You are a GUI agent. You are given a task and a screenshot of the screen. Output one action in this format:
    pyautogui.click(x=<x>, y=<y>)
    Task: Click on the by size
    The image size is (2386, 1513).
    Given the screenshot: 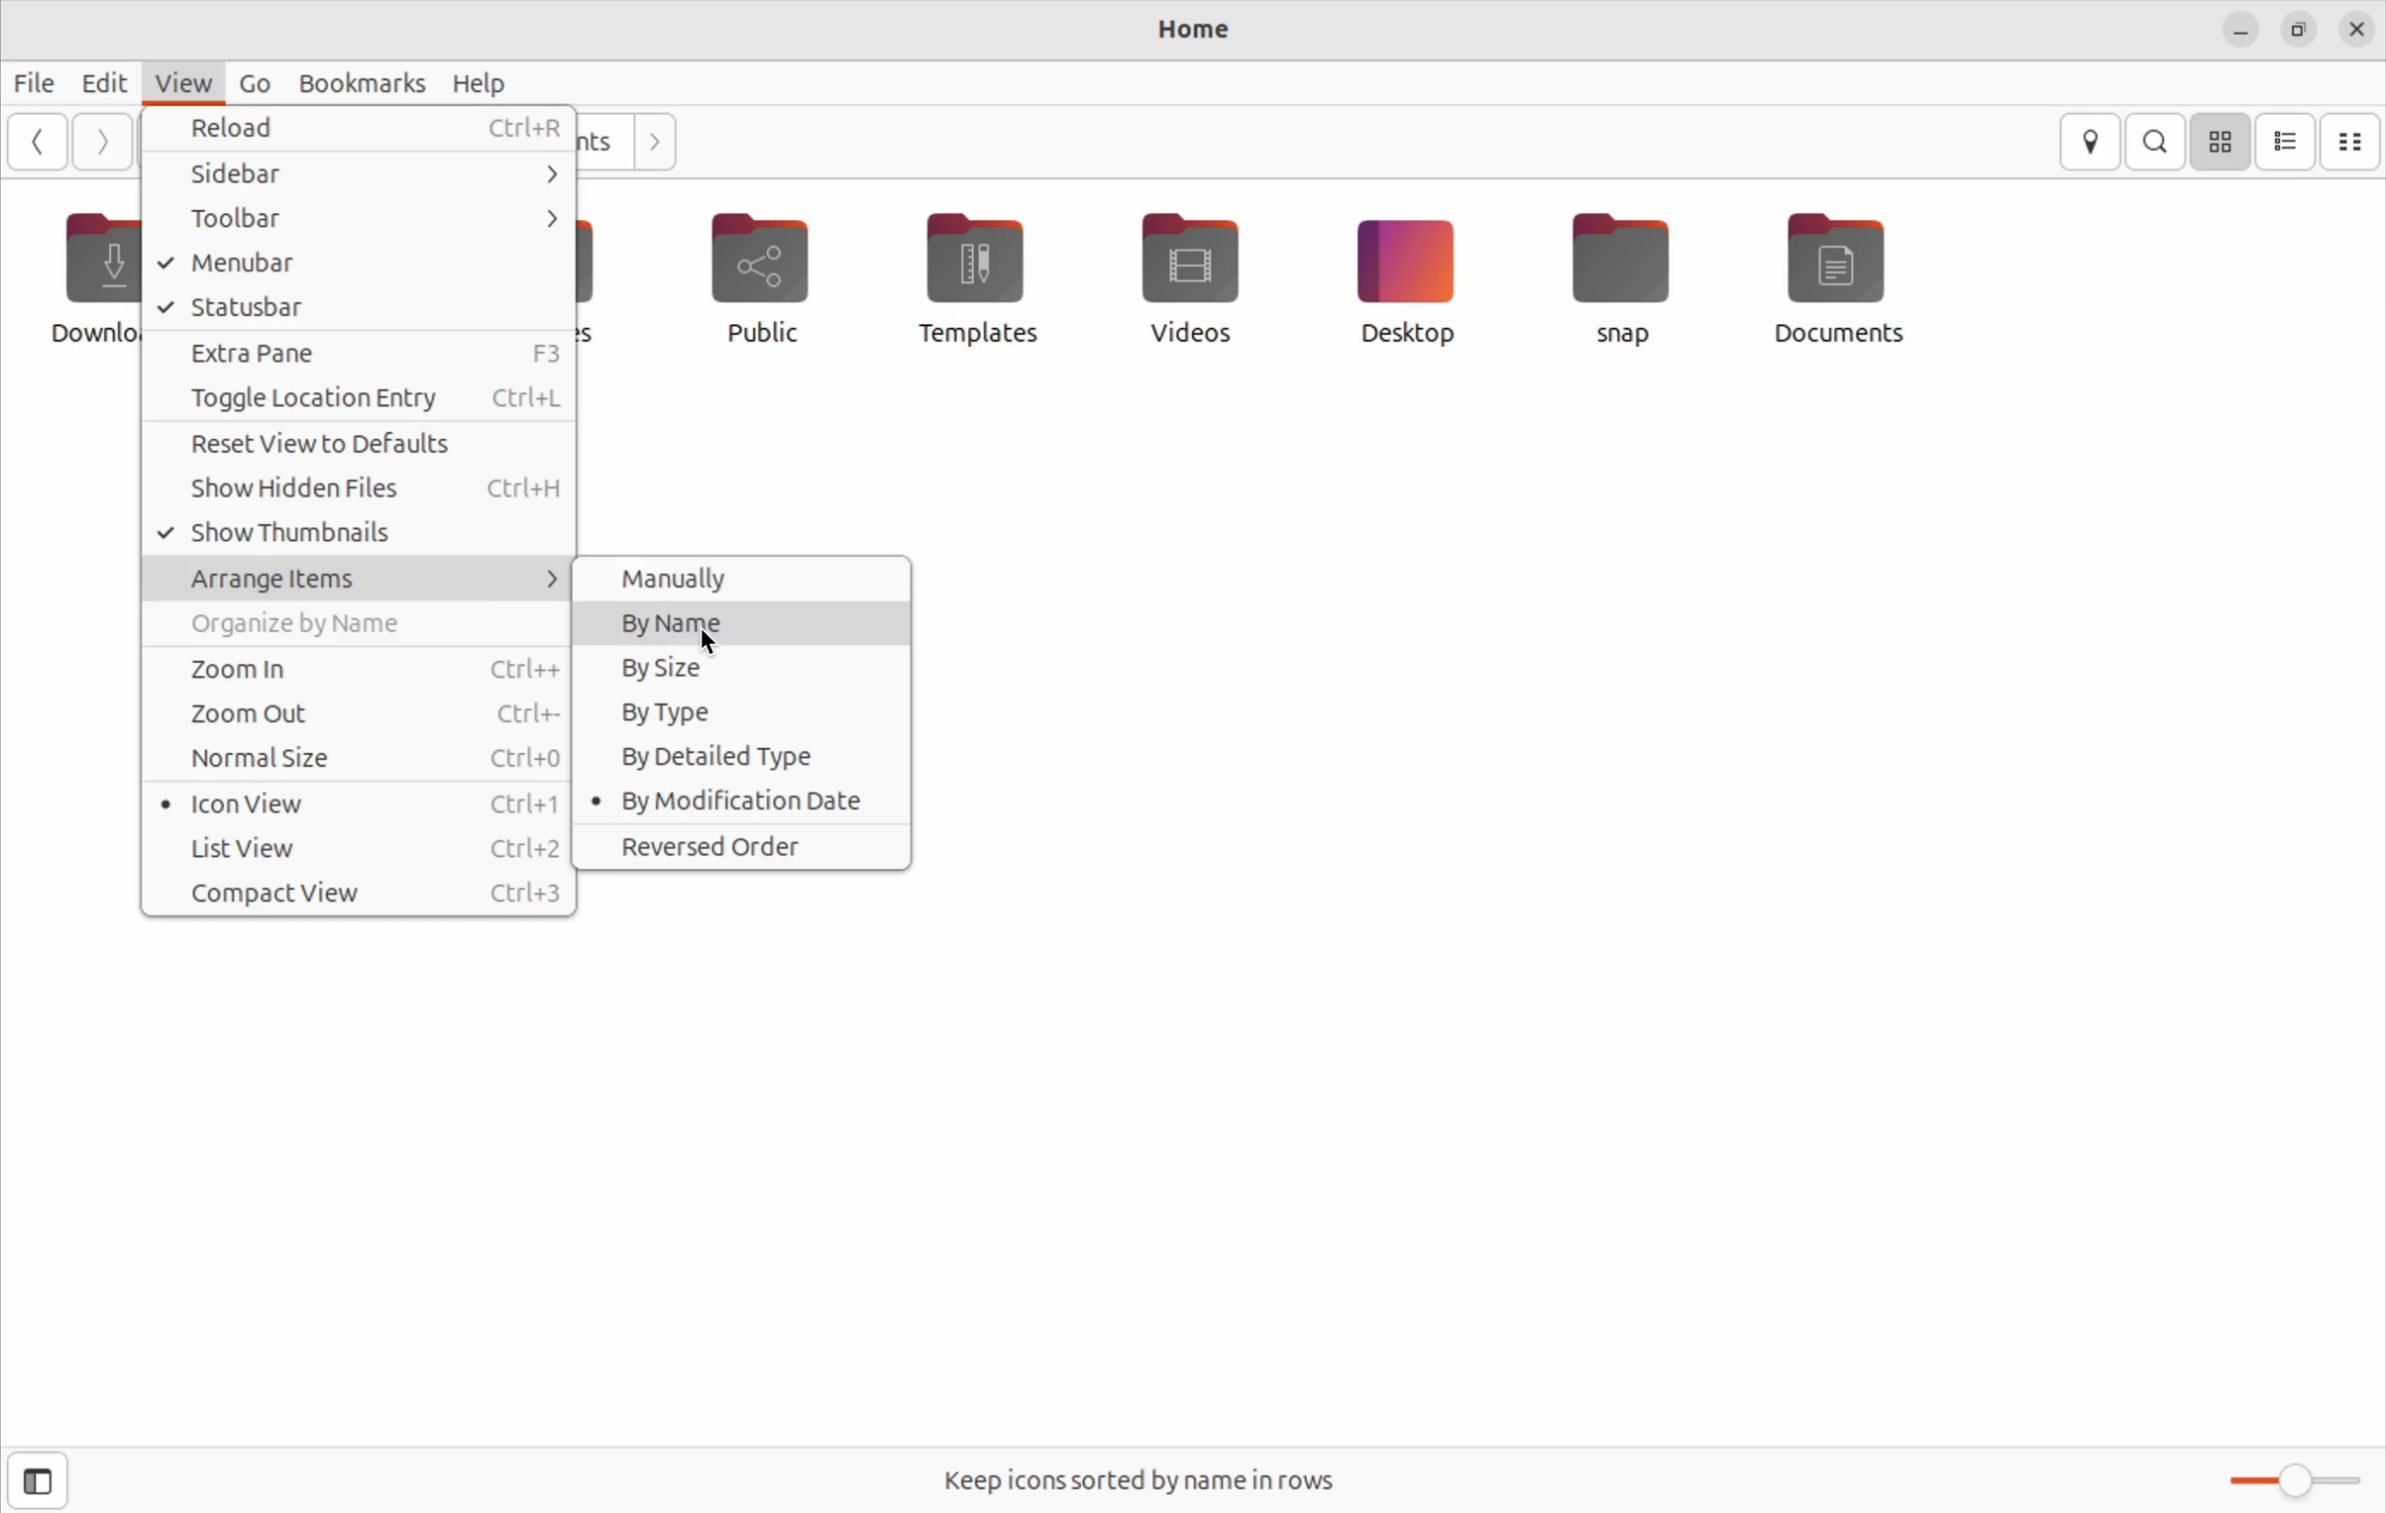 What is the action you would take?
    pyautogui.click(x=746, y=667)
    